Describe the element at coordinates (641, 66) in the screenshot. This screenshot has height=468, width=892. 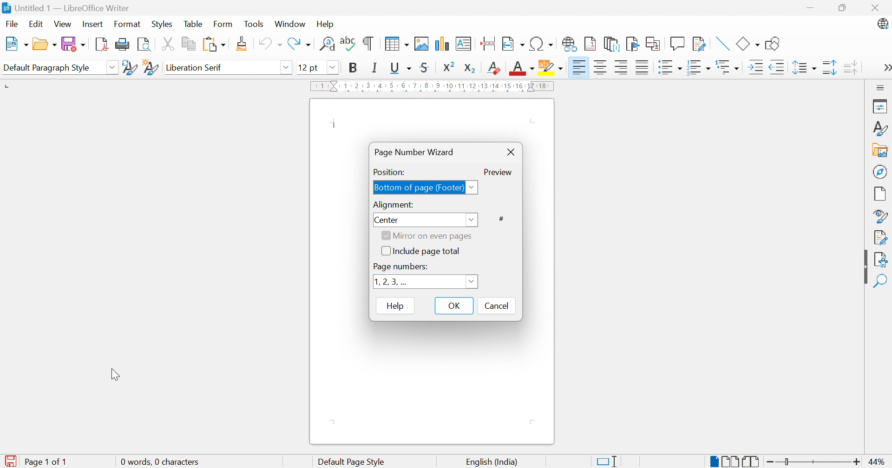
I see `Justified` at that location.